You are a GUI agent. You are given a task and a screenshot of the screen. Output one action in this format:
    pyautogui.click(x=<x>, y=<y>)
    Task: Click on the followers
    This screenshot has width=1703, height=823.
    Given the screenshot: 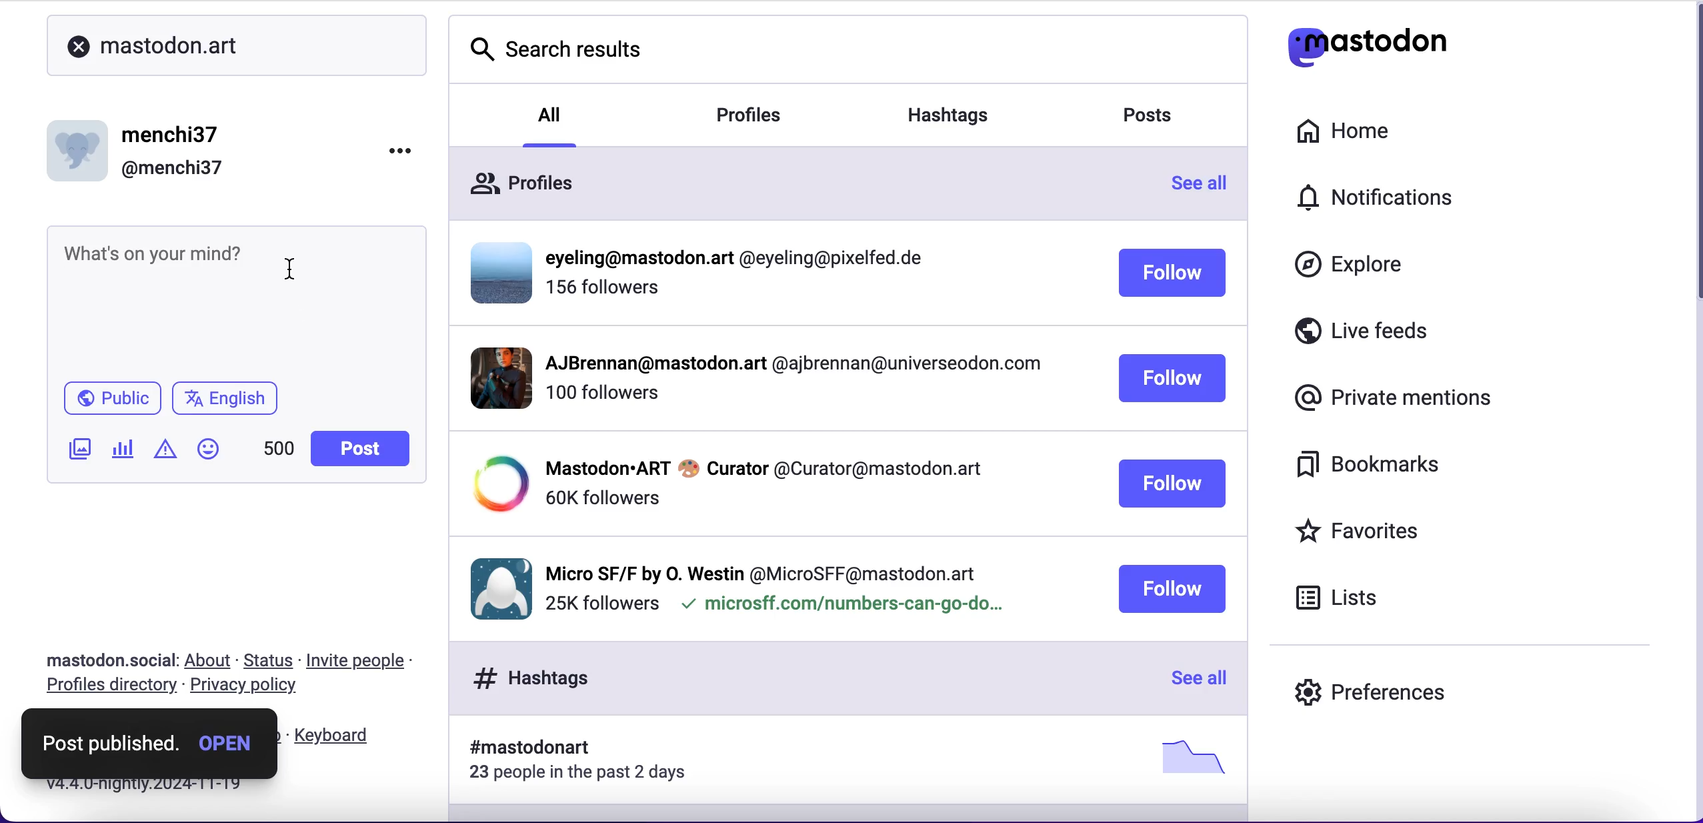 What is the action you would take?
    pyautogui.click(x=601, y=604)
    